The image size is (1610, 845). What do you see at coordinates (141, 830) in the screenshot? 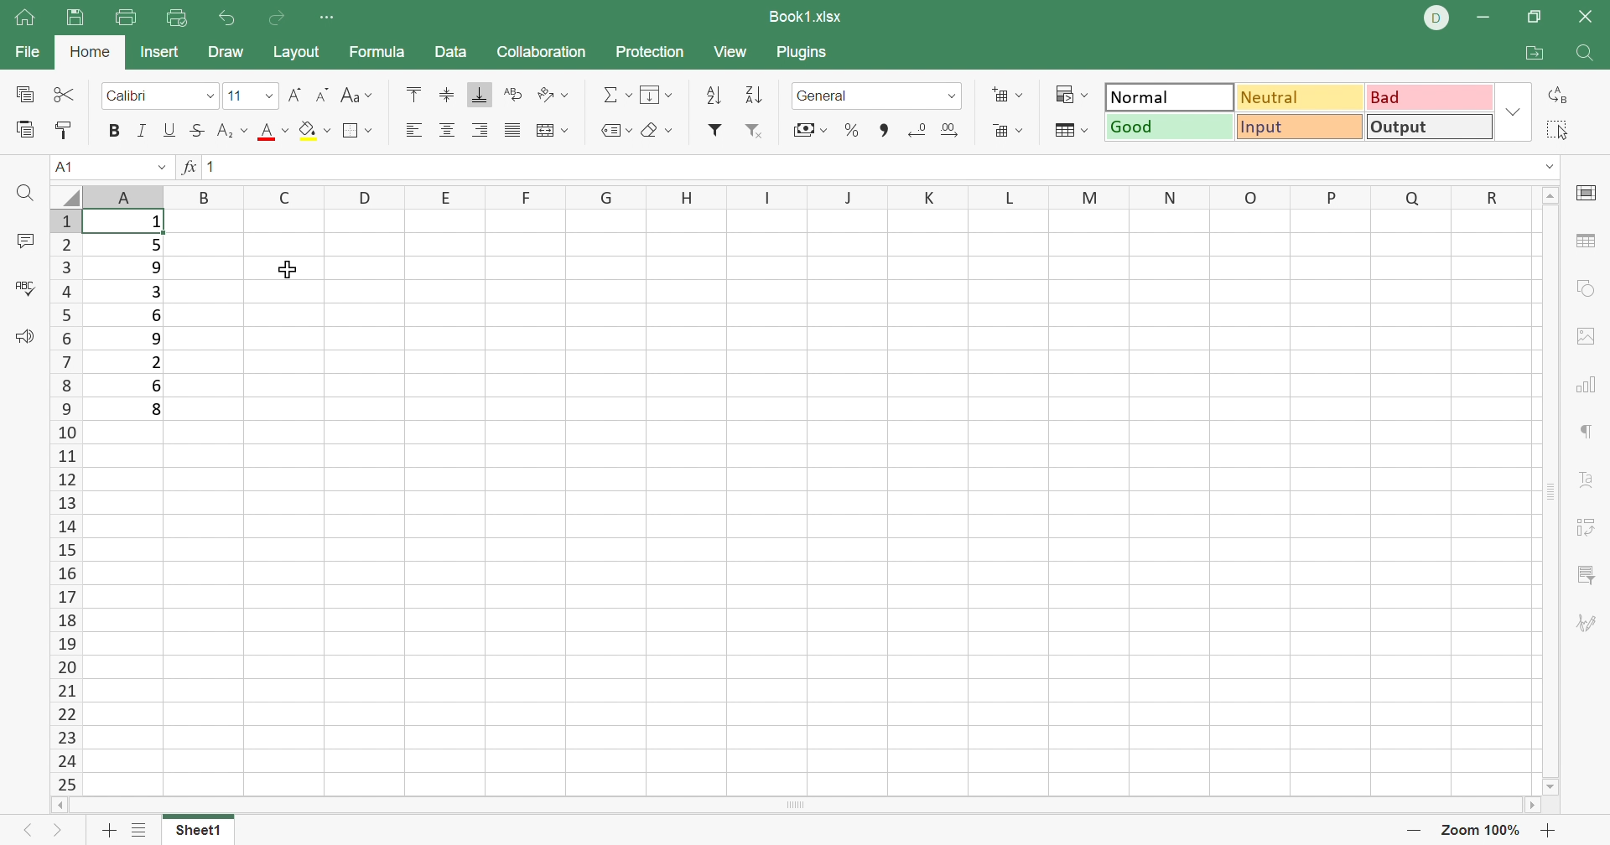
I see `List of sheets` at bounding box center [141, 830].